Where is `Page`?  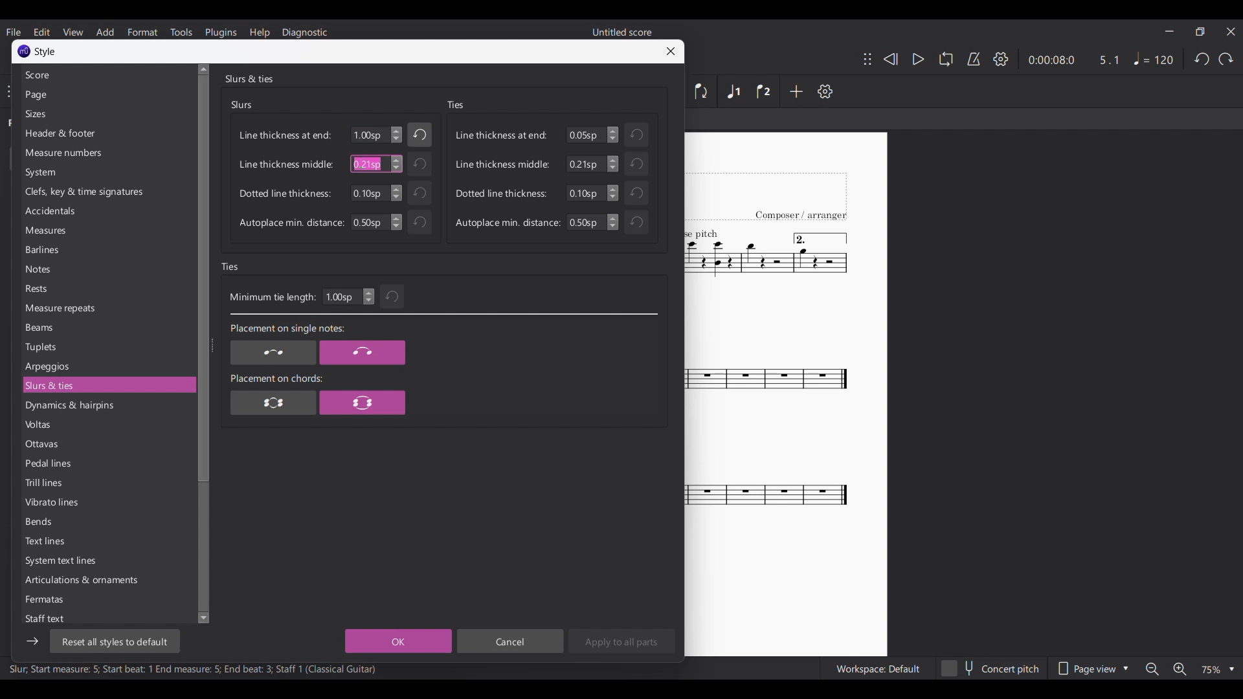
Page is located at coordinates (106, 95).